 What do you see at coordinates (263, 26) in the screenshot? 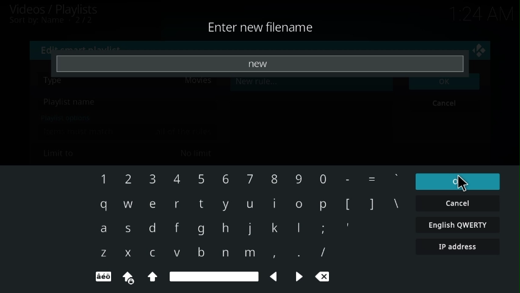
I see `enter new filename` at bounding box center [263, 26].